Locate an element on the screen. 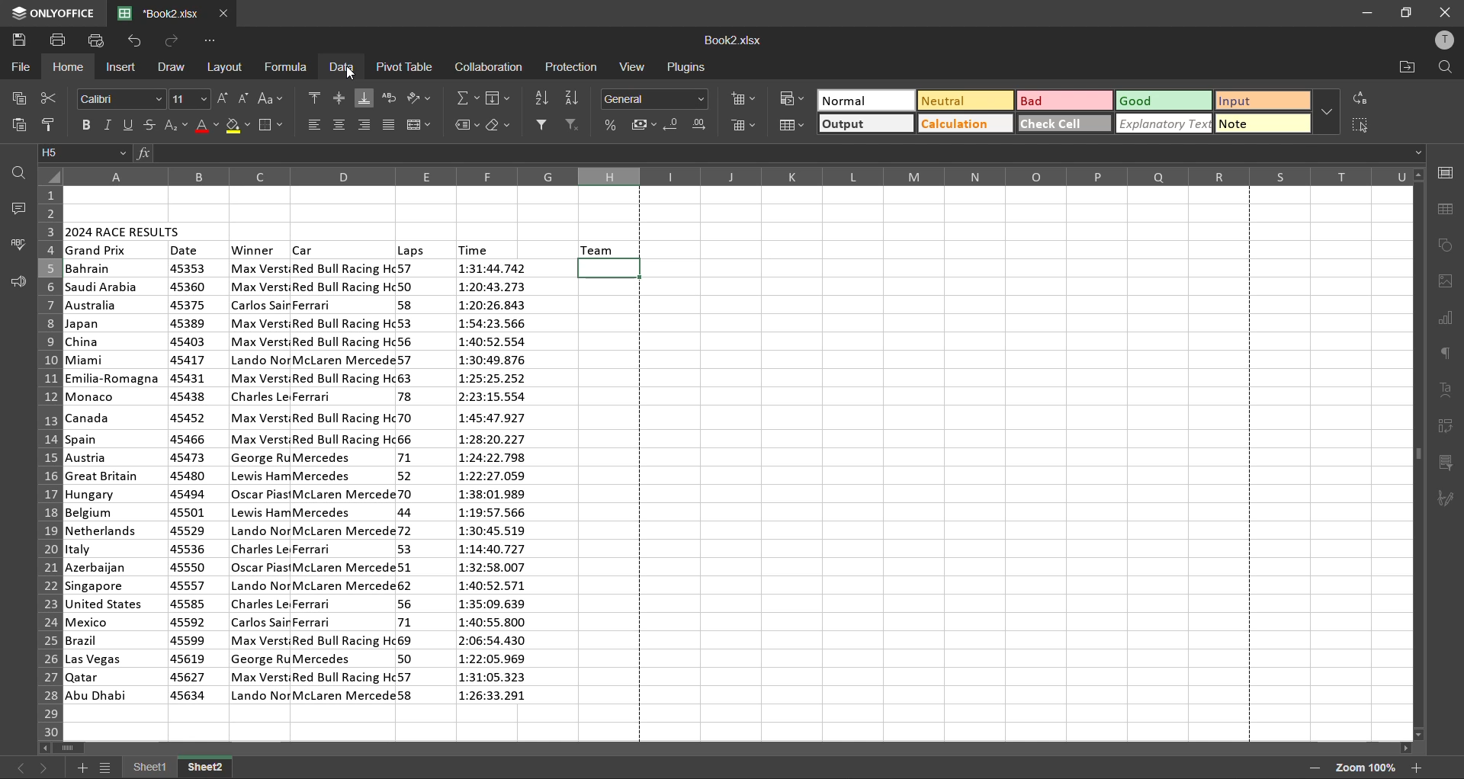 The width and height of the screenshot is (1464, 779). input is located at coordinates (1262, 100).